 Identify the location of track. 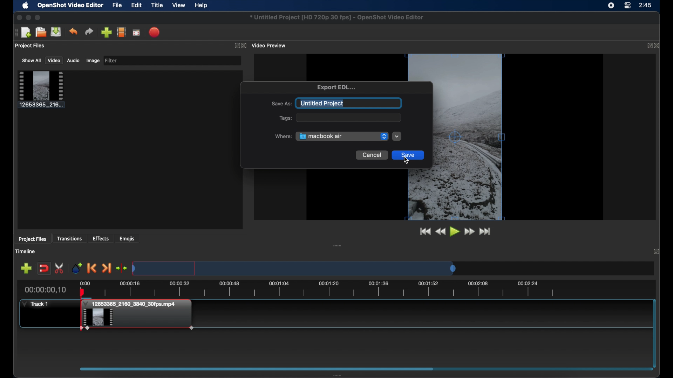
(35, 303).